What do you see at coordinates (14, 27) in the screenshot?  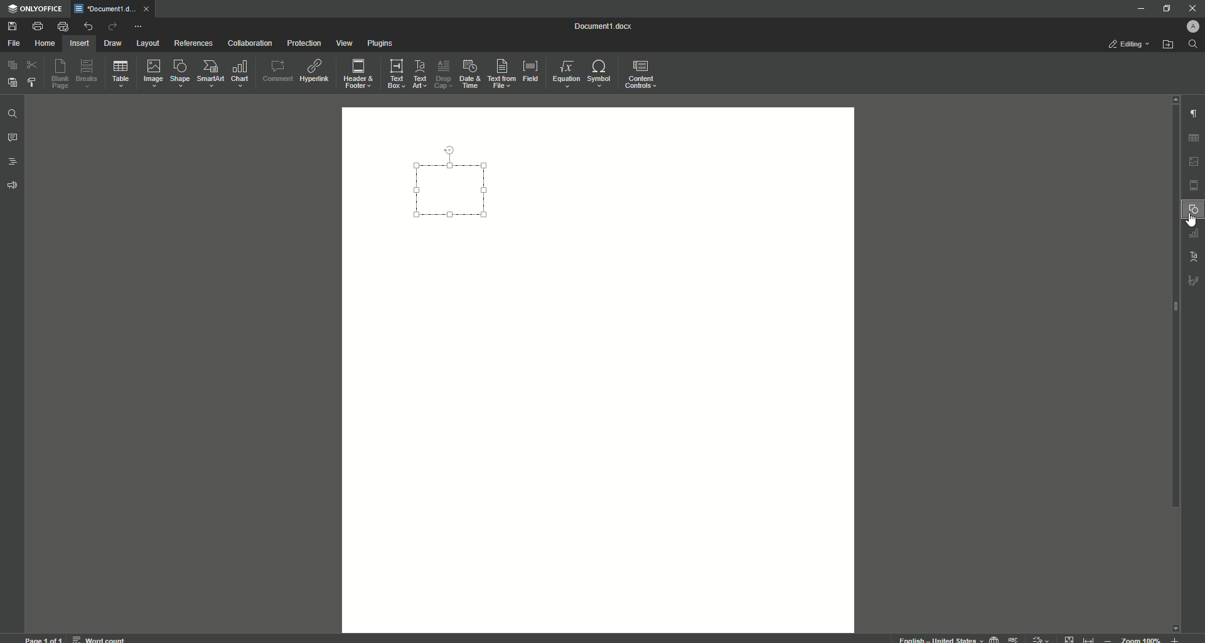 I see `Save` at bounding box center [14, 27].